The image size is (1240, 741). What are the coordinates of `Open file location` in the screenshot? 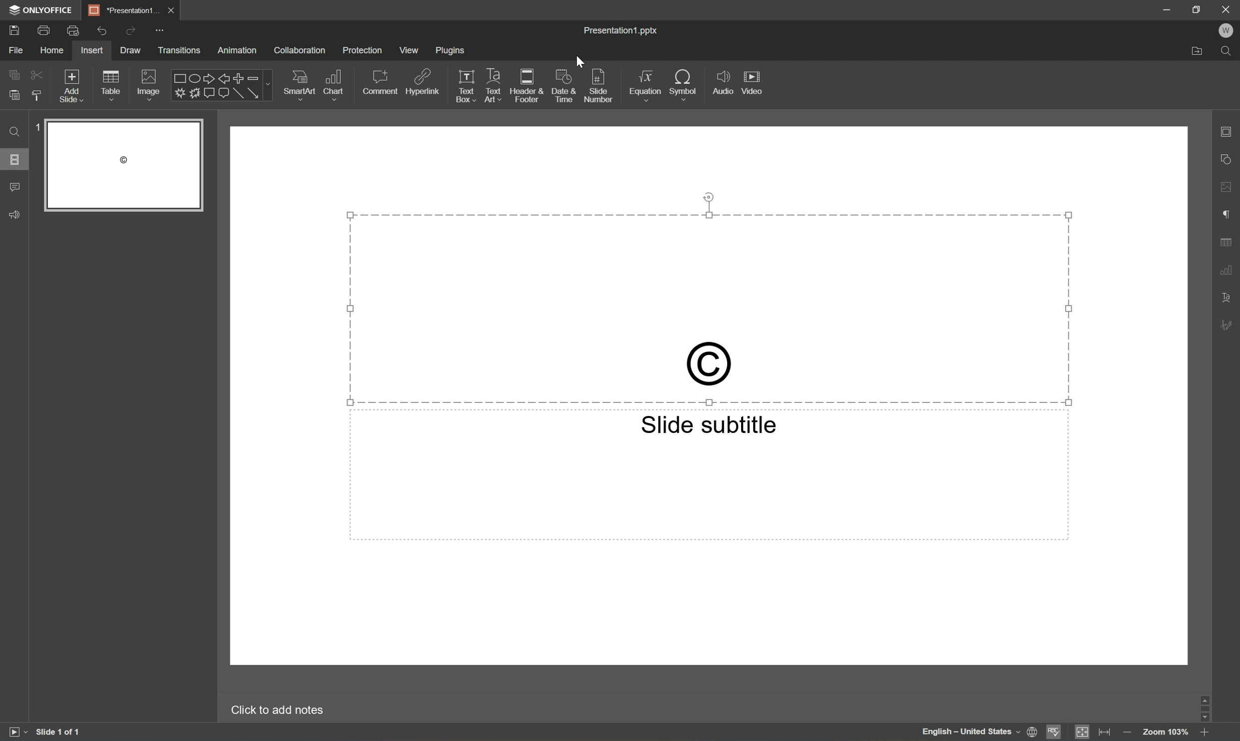 It's located at (1198, 50).